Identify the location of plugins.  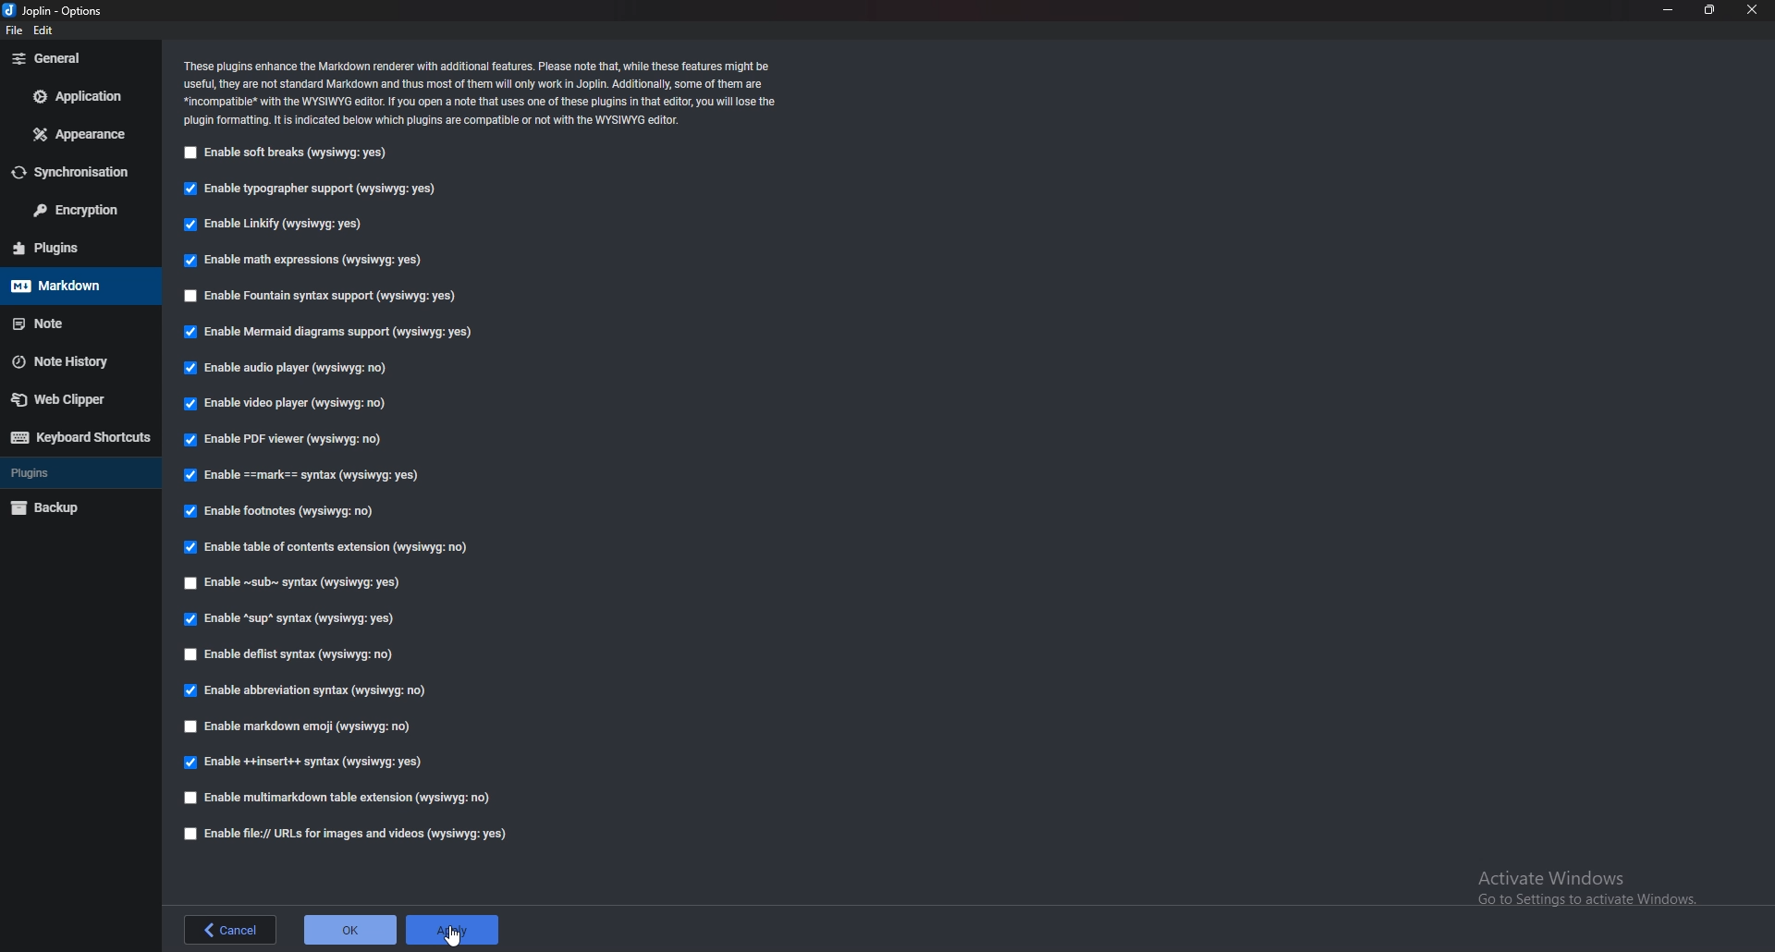
(79, 248).